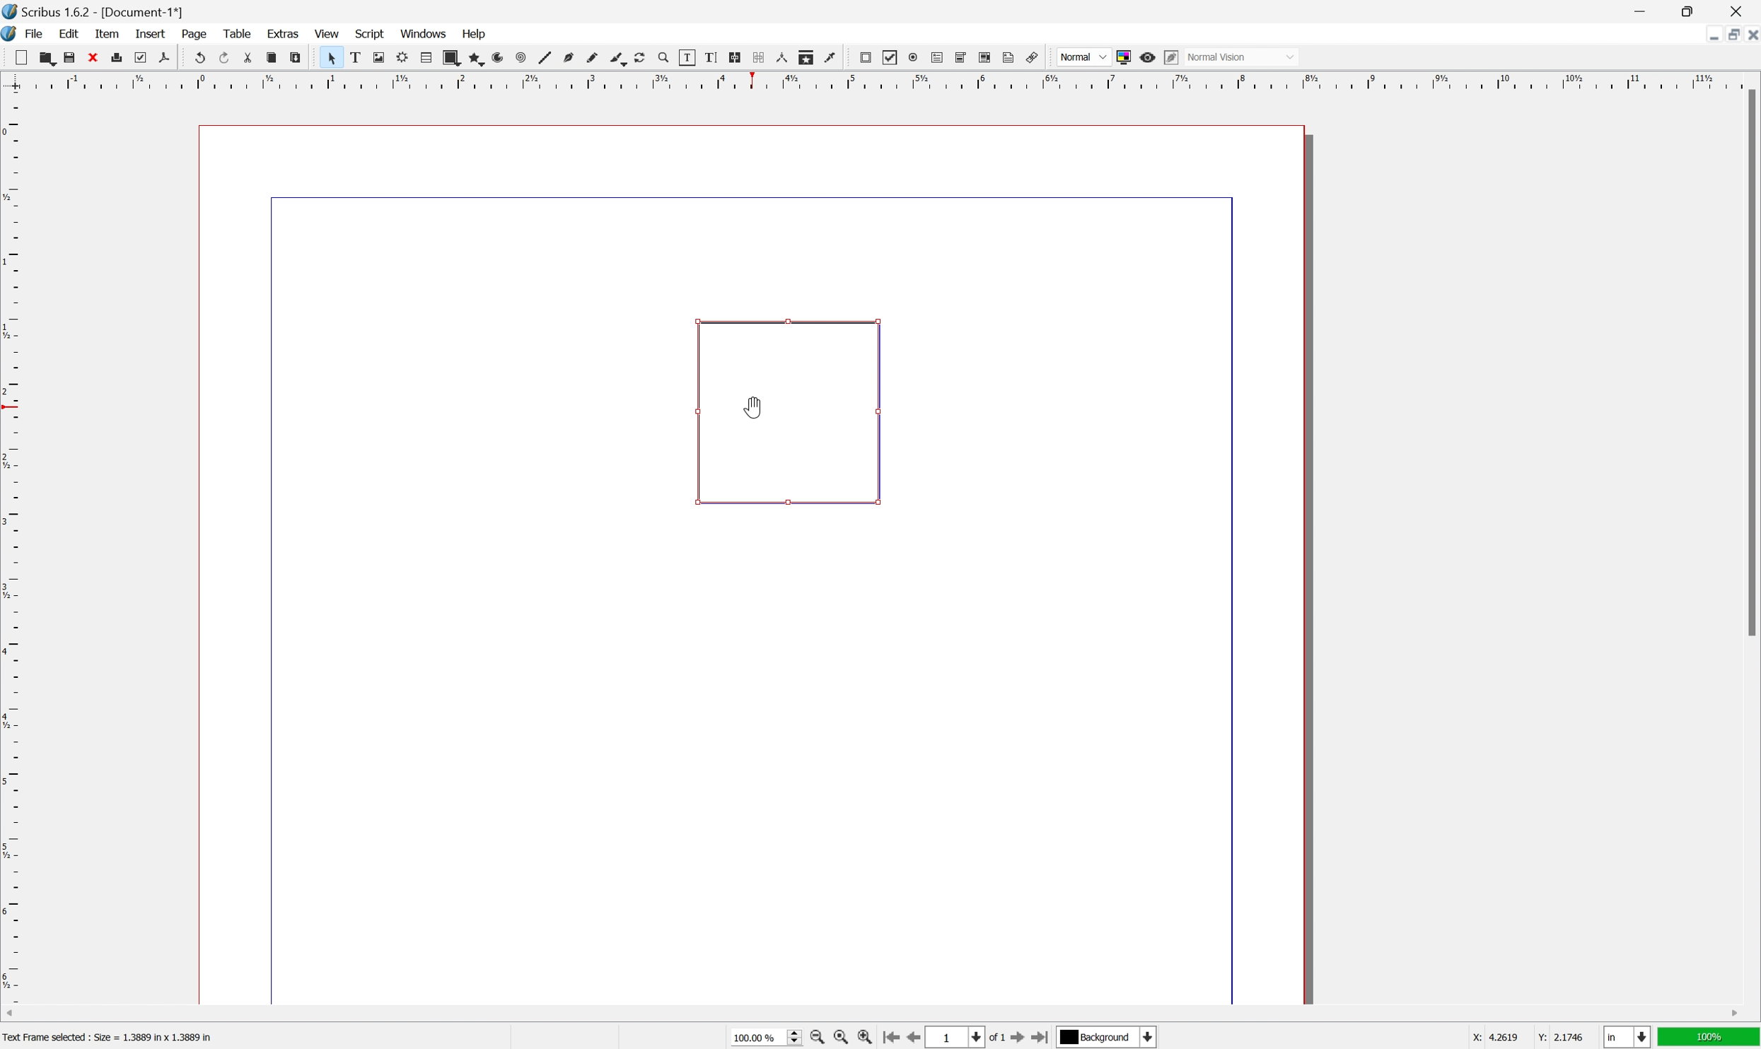 This screenshot has width=1761, height=1049. What do you see at coordinates (165, 57) in the screenshot?
I see `save as pdf` at bounding box center [165, 57].